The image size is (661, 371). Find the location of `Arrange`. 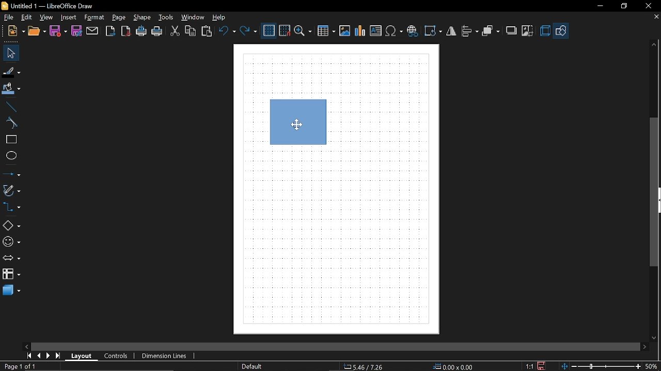

Arrange is located at coordinates (491, 32).